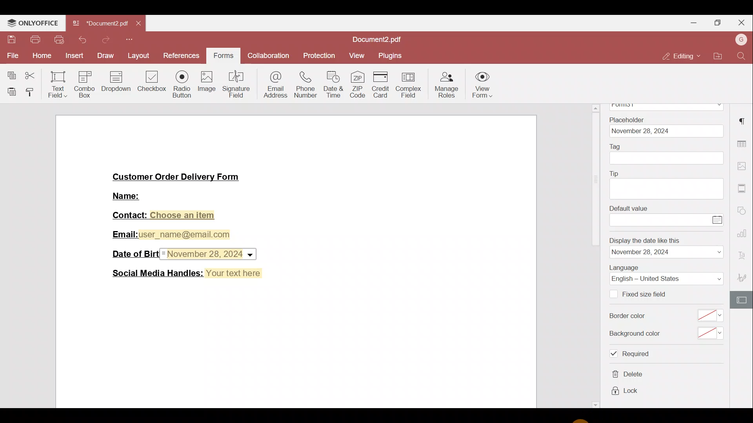  What do you see at coordinates (659, 220) in the screenshot?
I see `enter value` at bounding box center [659, 220].